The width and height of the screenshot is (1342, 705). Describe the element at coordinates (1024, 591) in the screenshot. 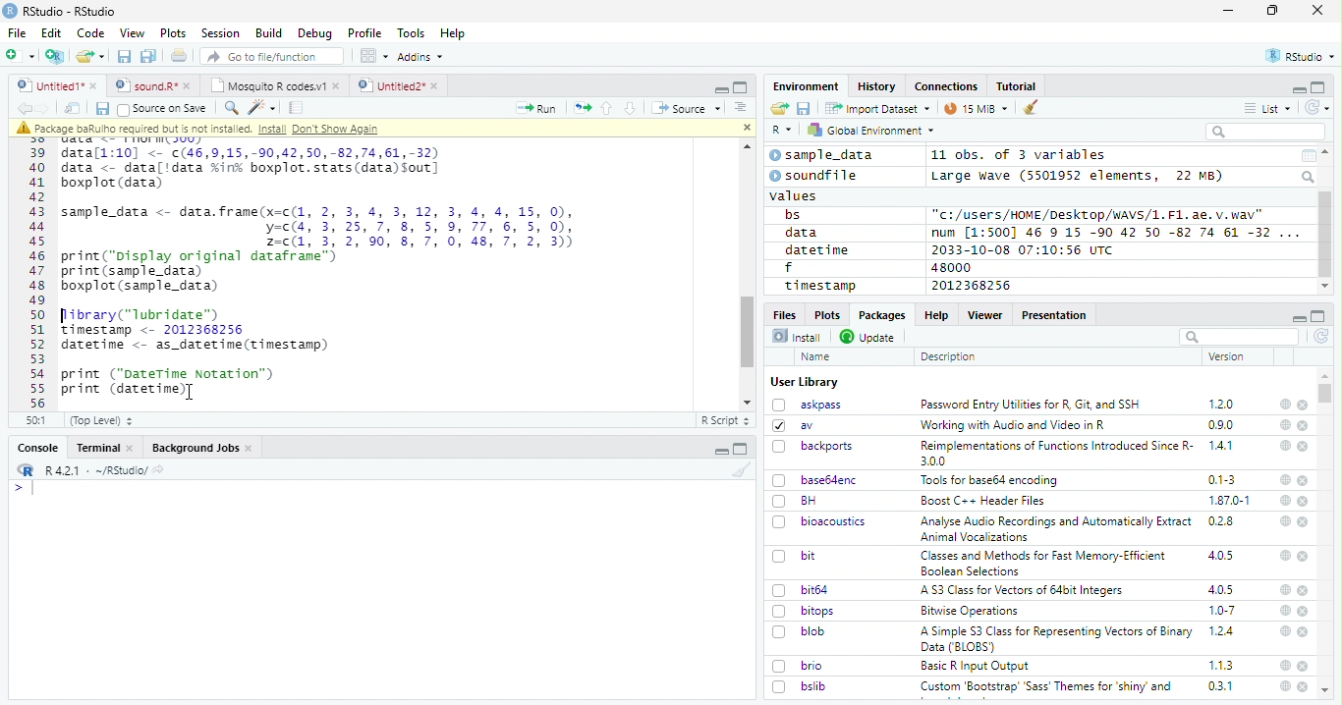

I see `A S3 Class for Vectors of 64bit Integers` at that location.